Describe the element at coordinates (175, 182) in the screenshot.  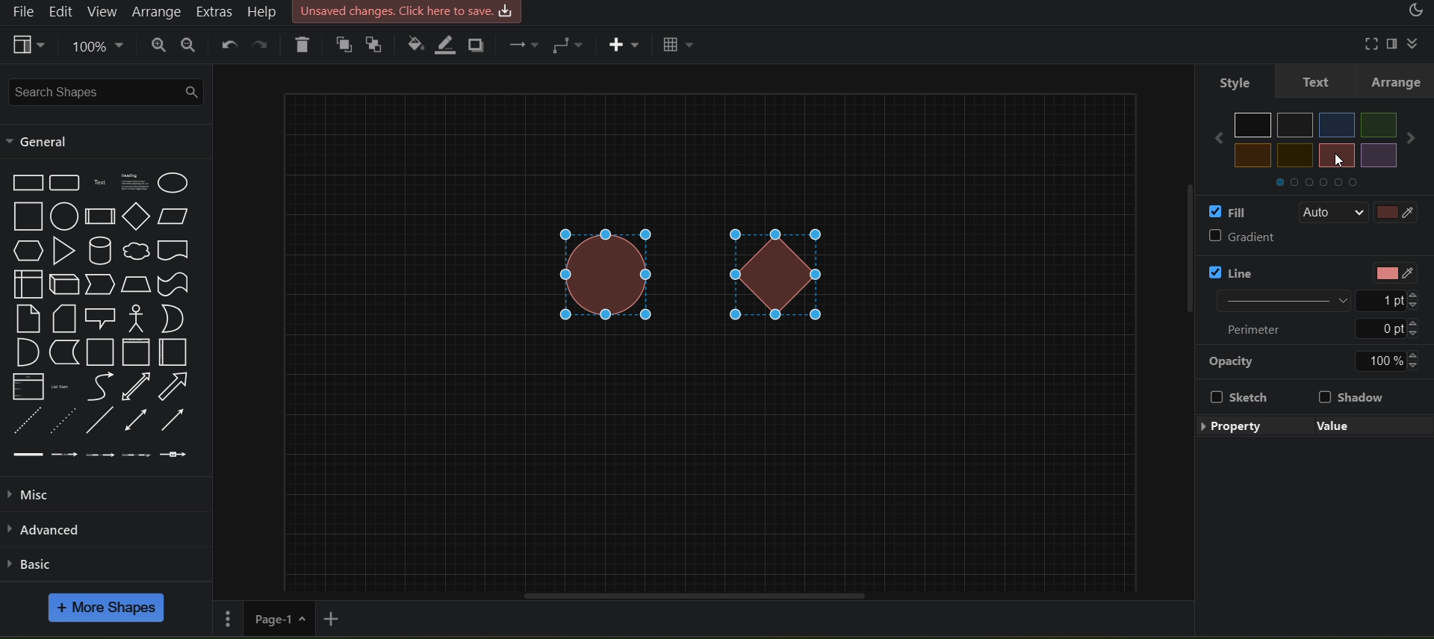
I see `Ellipse` at that location.